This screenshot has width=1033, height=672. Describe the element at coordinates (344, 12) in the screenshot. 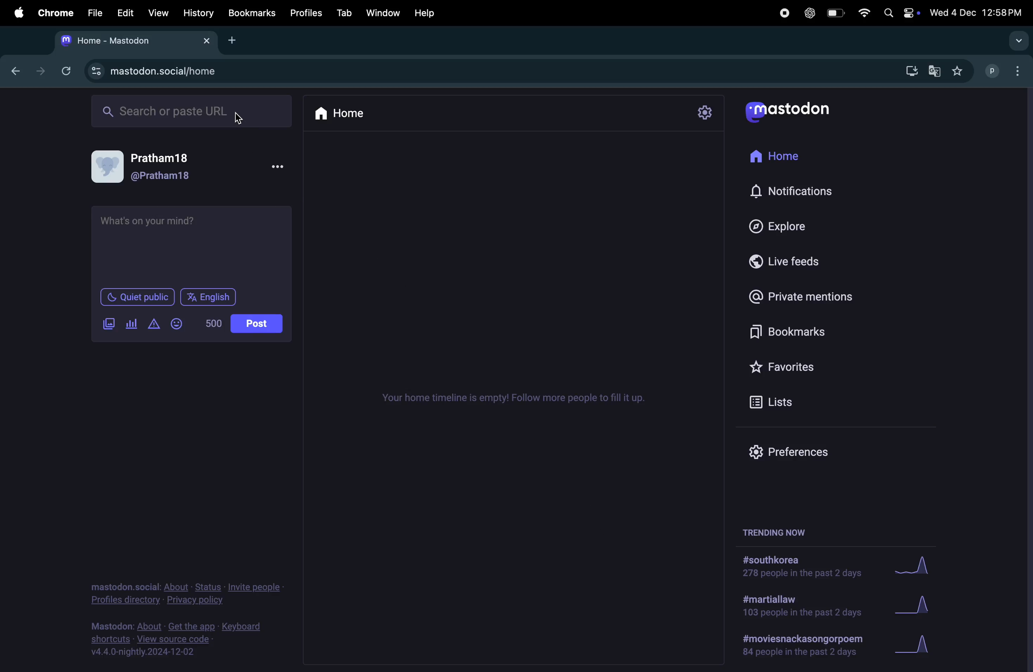

I see `Tab` at that location.